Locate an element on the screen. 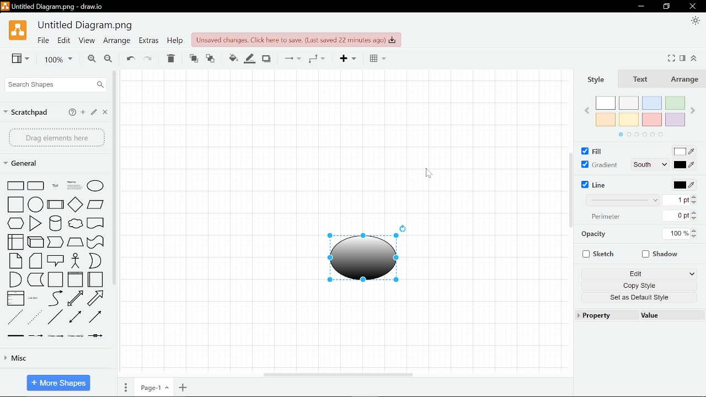  Insert is located at coordinates (346, 58).